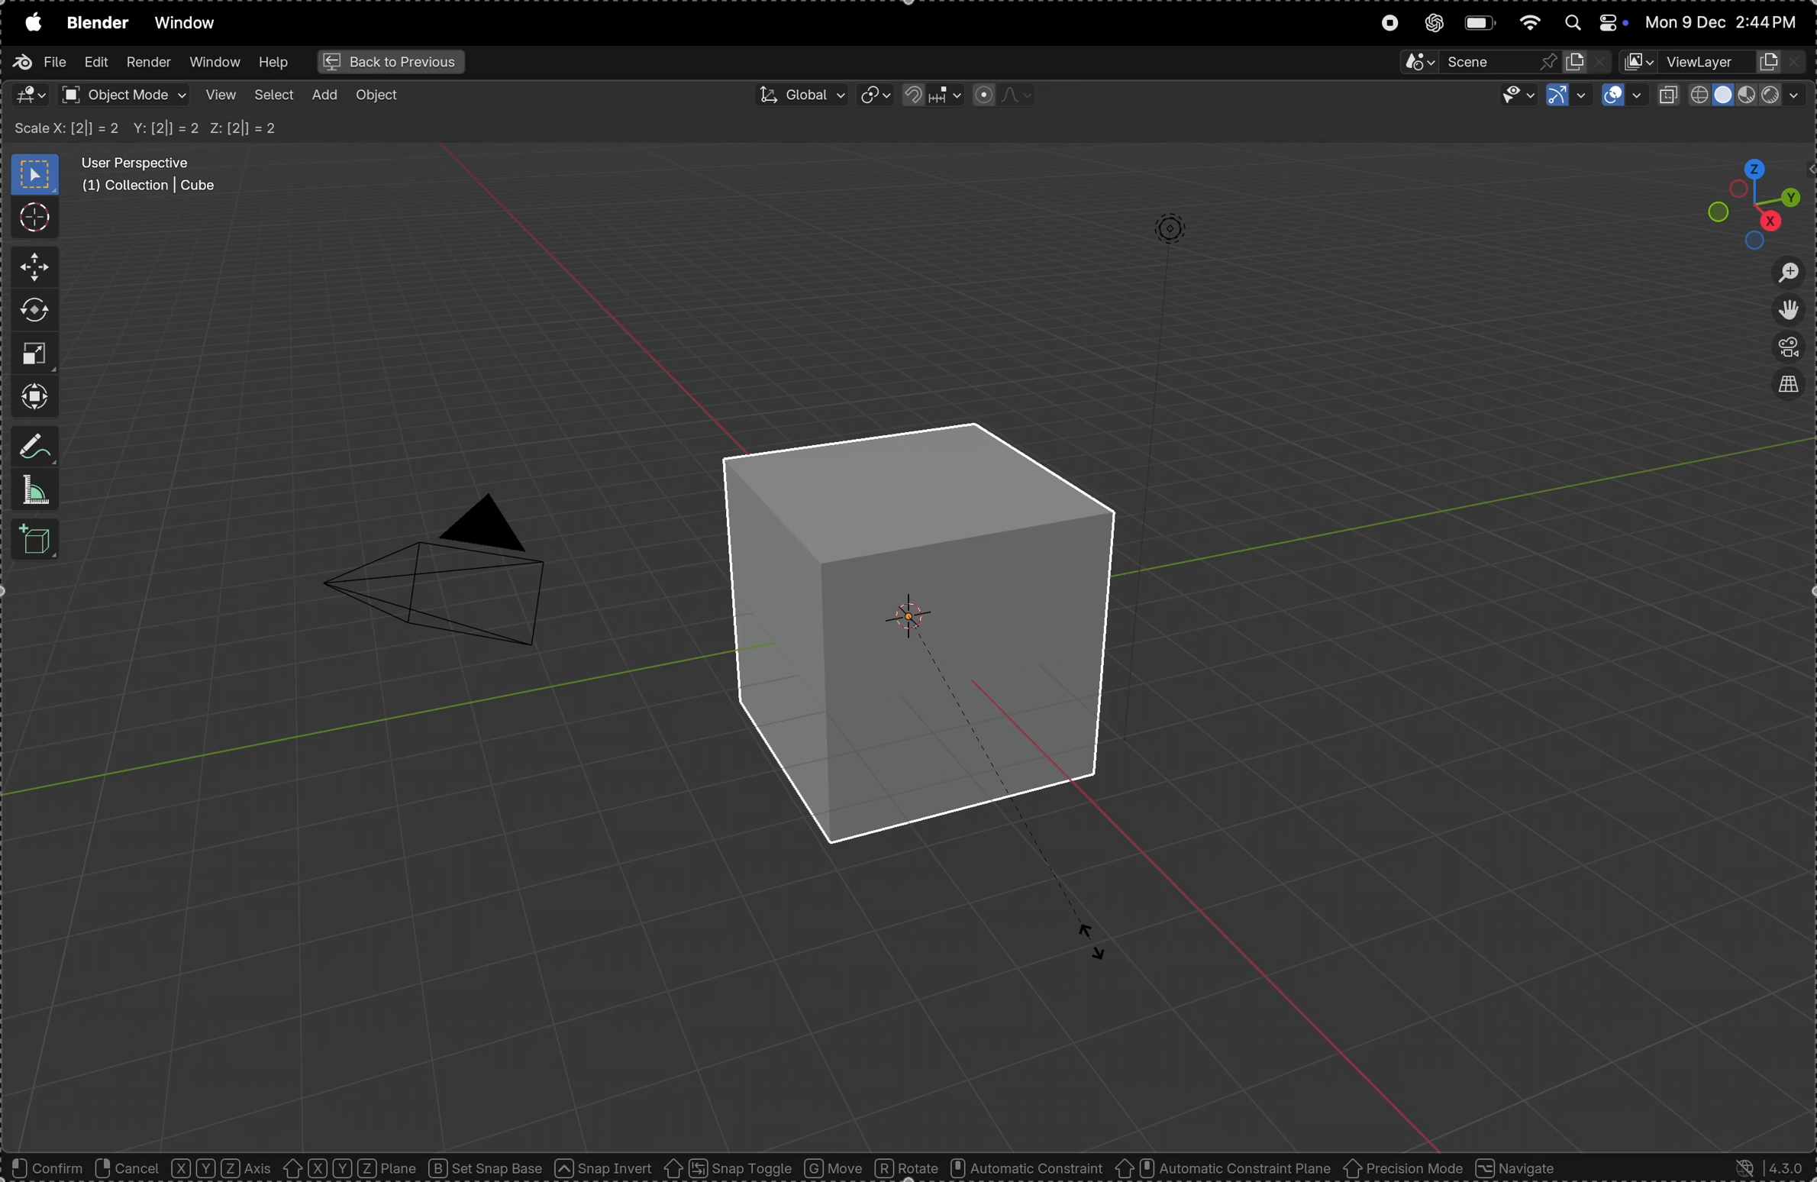 The width and height of the screenshot is (1817, 1182). What do you see at coordinates (1107, 952) in the screenshot?
I see `CURSOR` at bounding box center [1107, 952].